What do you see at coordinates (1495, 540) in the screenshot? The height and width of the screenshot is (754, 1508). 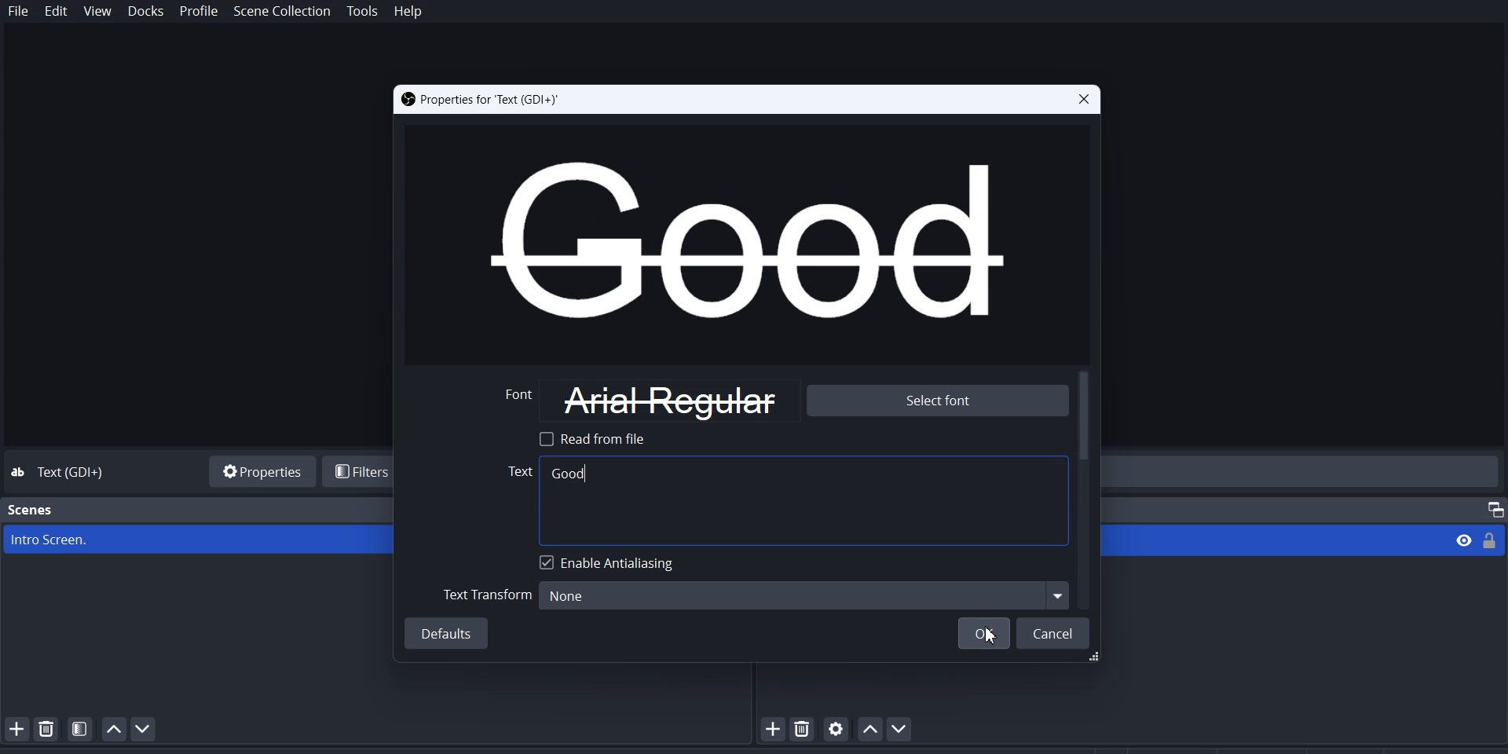 I see `Lock` at bounding box center [1495, 540].